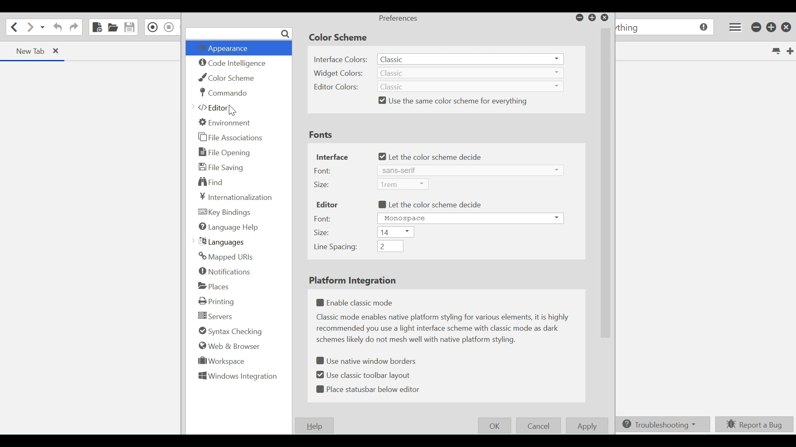  Describe the element at coordinates (429, 205) in the screenshot. I see `let the color scheme decide` at that location.